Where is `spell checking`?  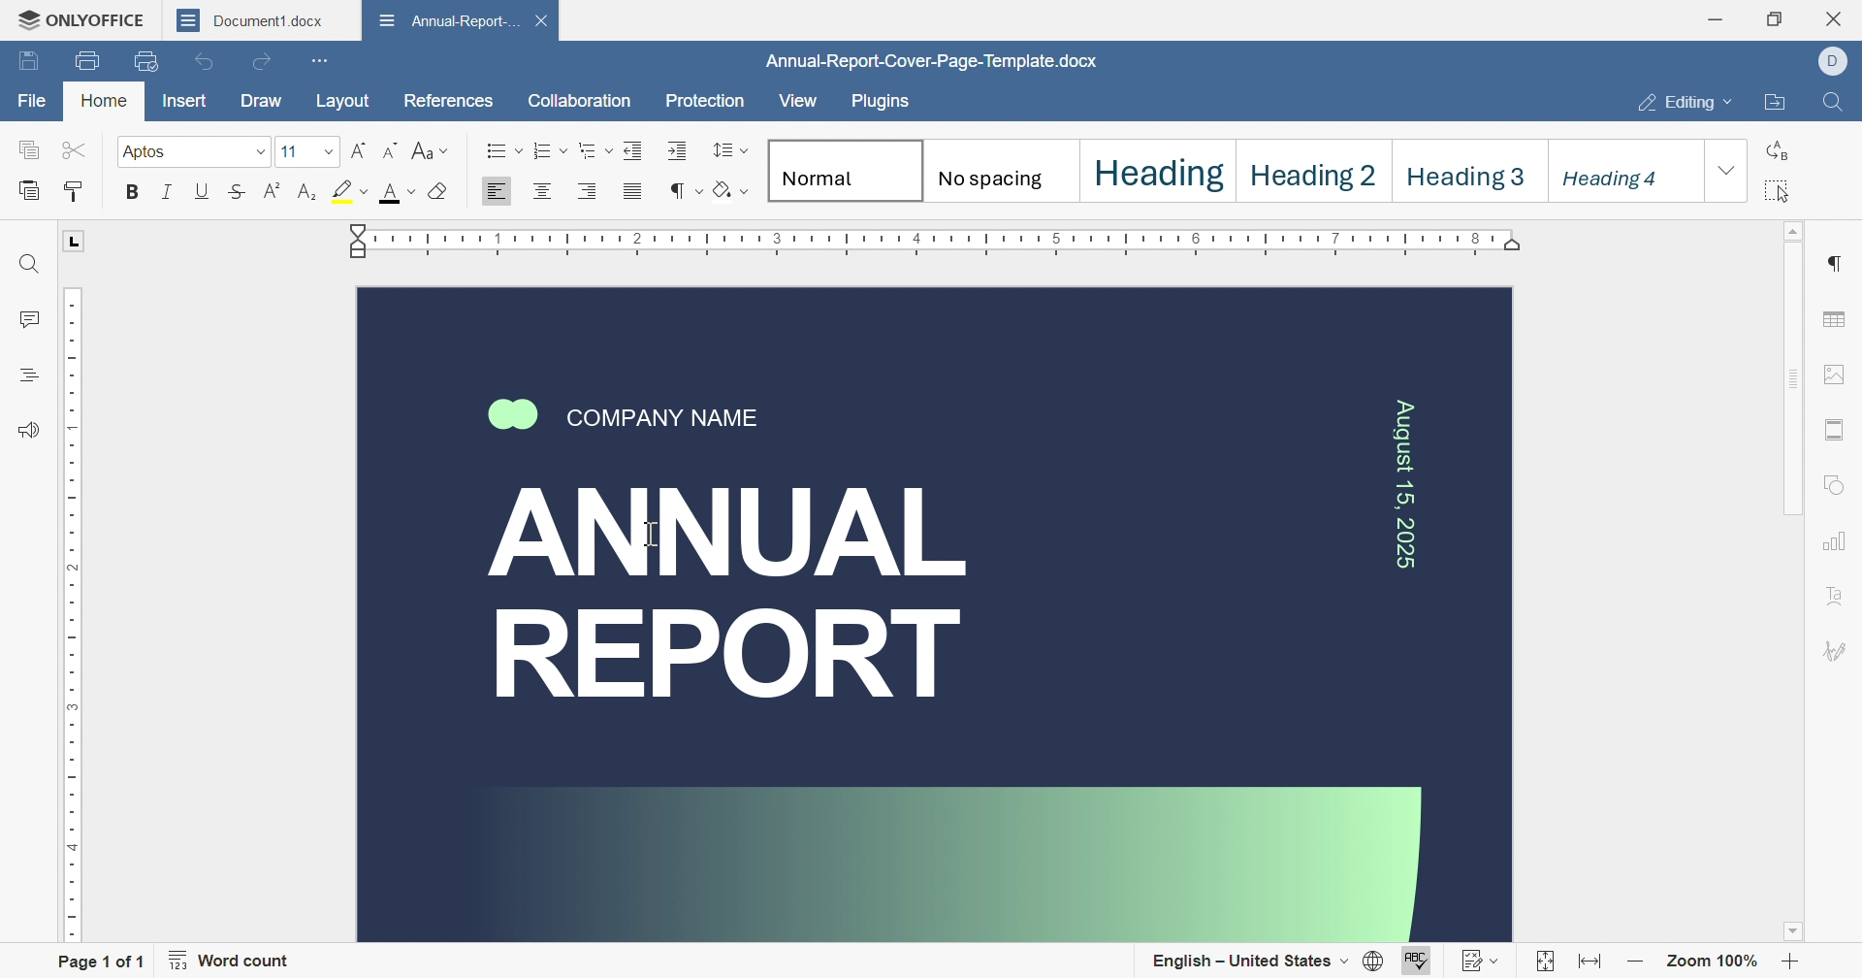 spell checking is located at coordinates (1418, 962).